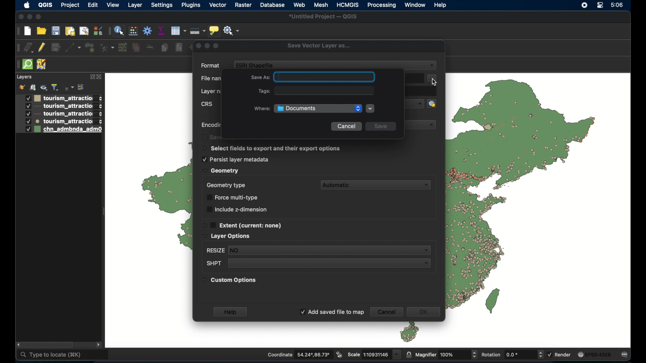  I want to click on filename, so click(212, 79).